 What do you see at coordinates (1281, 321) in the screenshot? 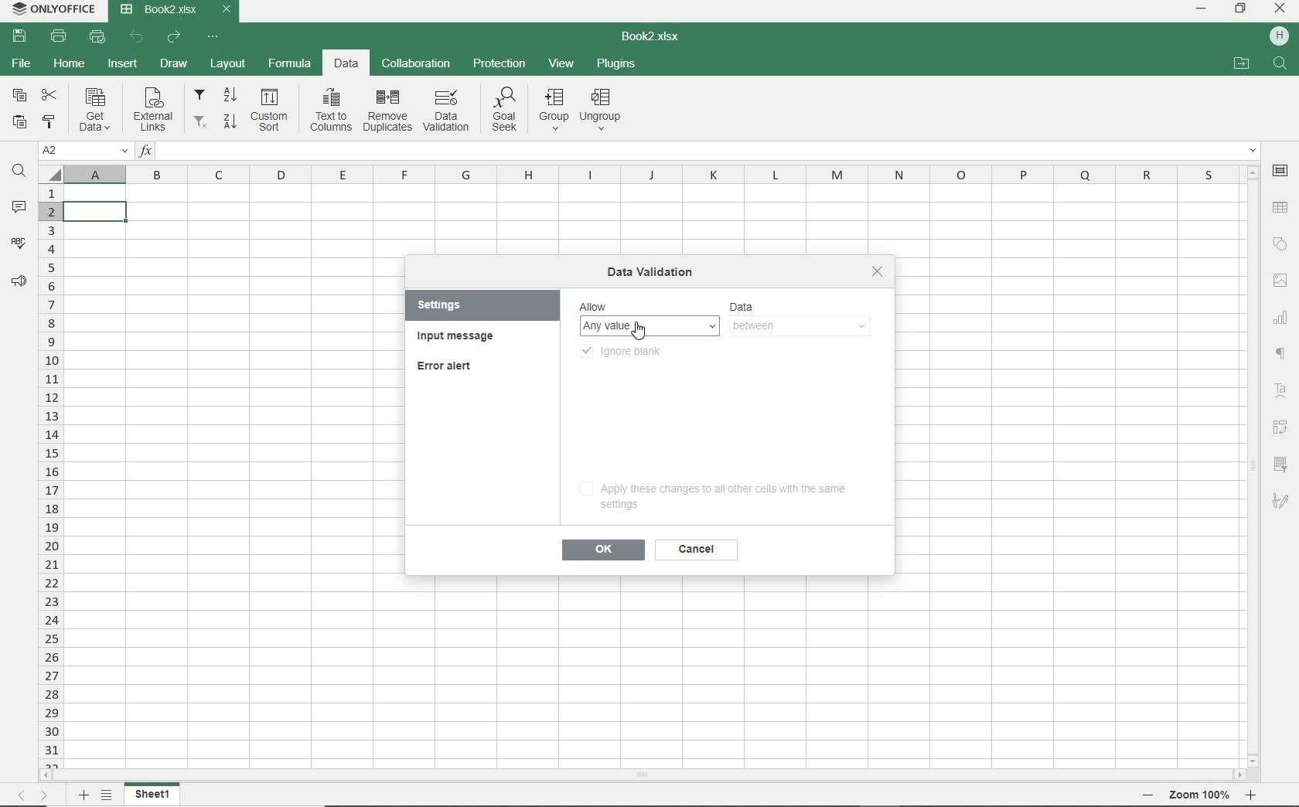
I see `CHART` at bounding box center [1281, 321].